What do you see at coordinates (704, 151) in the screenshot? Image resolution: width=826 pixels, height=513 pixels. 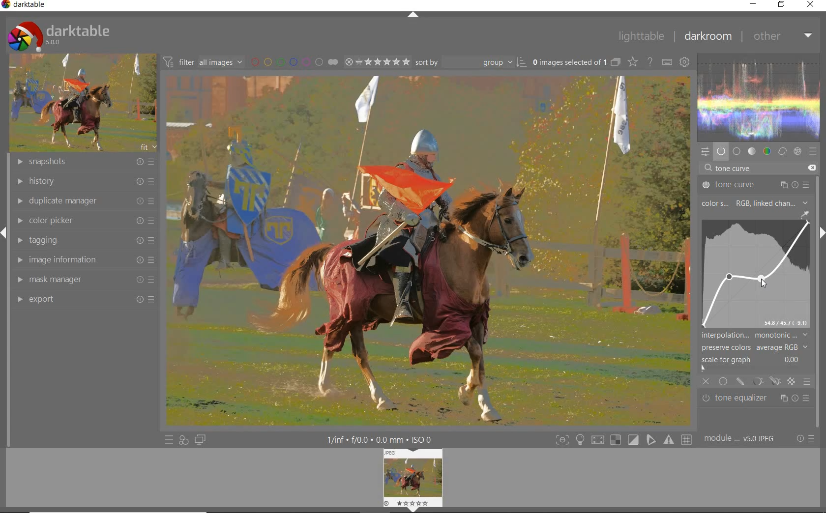 I see `quick access panel` at bounding box center [704, 151].